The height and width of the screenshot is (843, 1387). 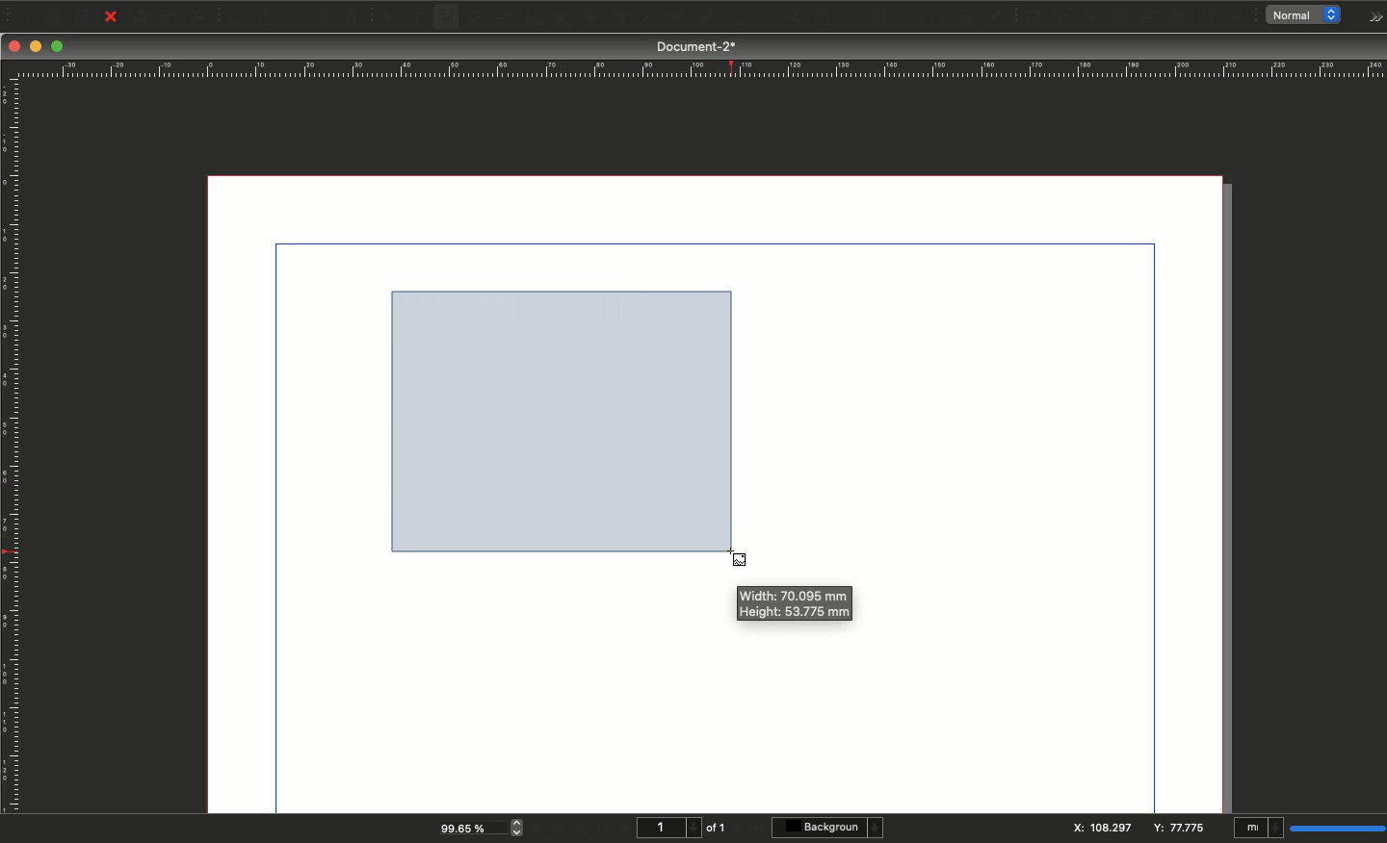 I want to click on Spiral, so click(x=622, y=19).